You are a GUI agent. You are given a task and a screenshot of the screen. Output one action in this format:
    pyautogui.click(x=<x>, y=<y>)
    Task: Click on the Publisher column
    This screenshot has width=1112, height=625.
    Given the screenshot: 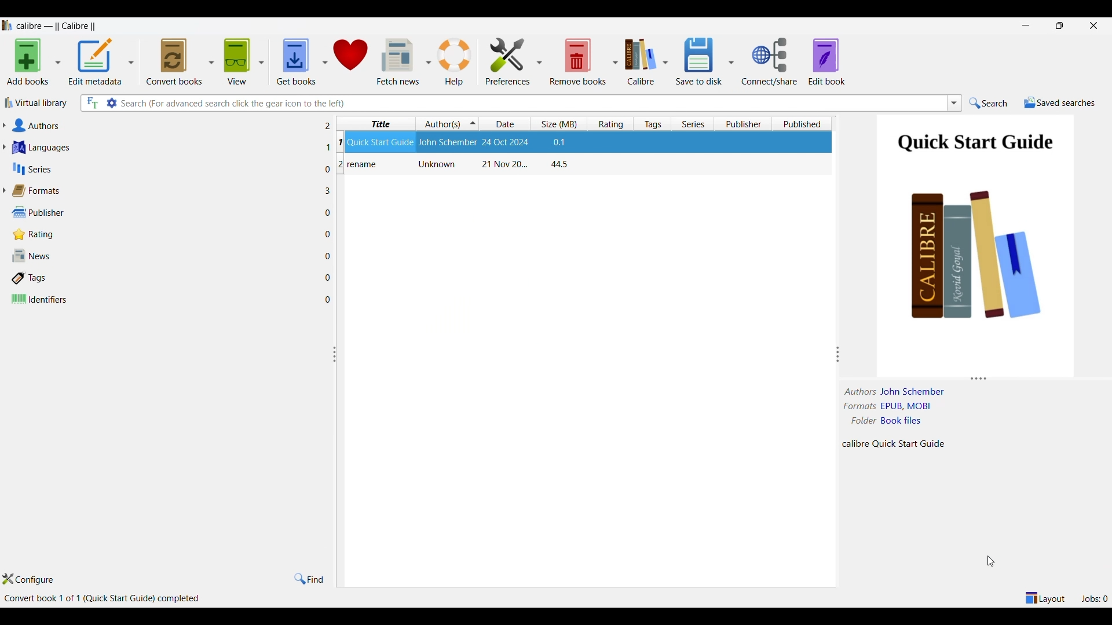 What is the action you would take?
    pyautogui.click(x=743, y=123)
    